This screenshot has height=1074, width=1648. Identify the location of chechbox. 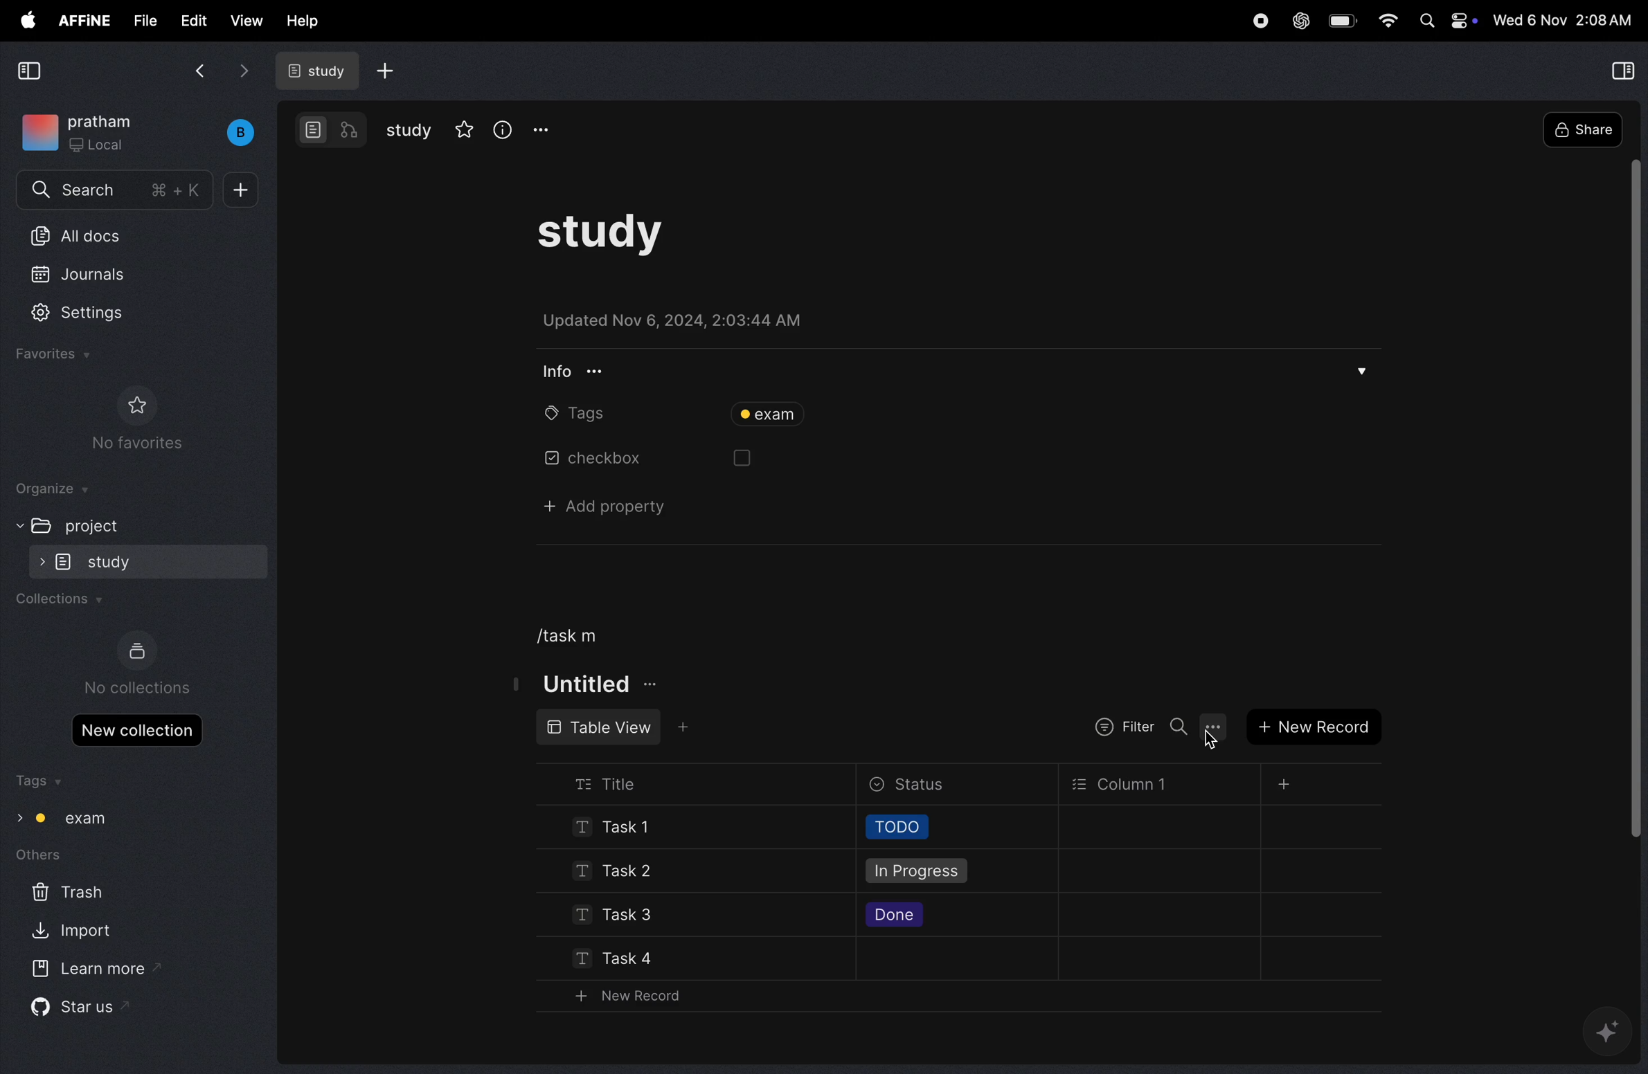
(574, 460).